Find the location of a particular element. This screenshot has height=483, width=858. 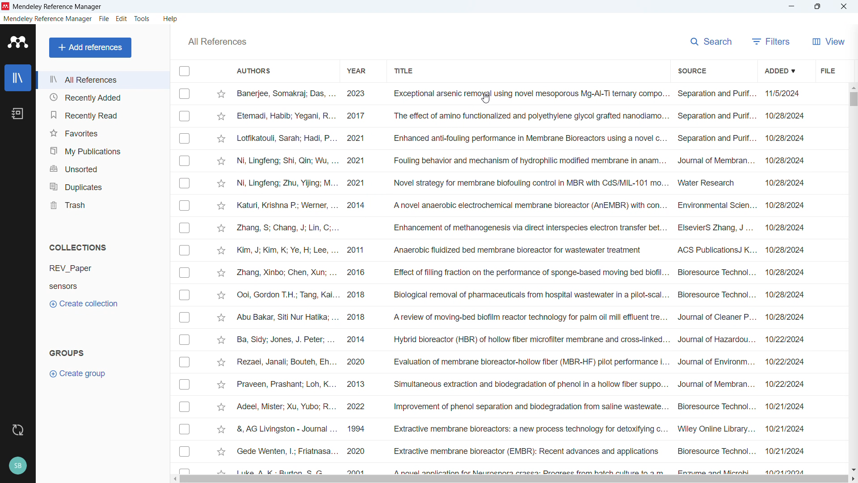

duplicates is located at coordinates (102, 186).